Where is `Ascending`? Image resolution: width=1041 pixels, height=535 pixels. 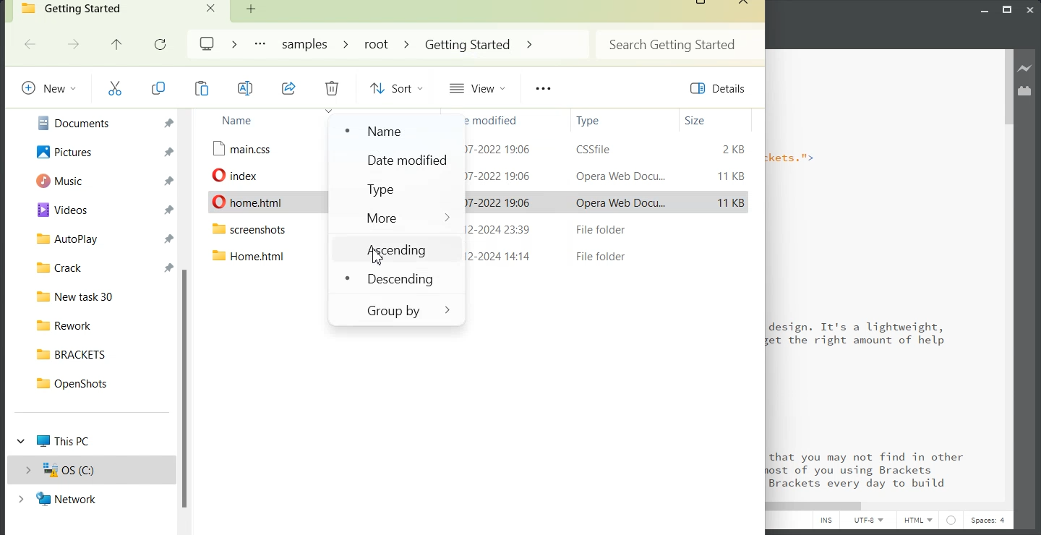 Ascending is located at coordinates (395, 249).